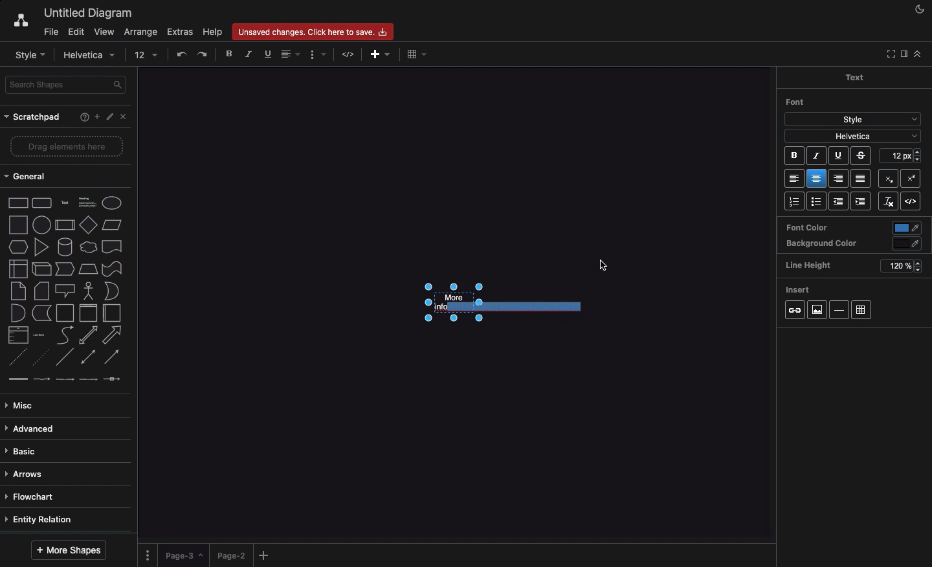 The image size is (932, 567). Describe the element at coordinates (902, 155) in the screenshot. I see `12 pt - Size` at that location.